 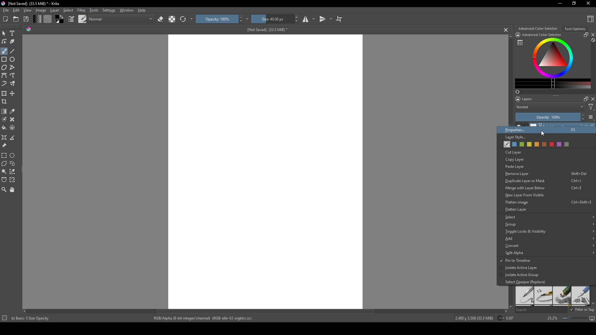 I want to click on Settings, so click(x=109, y=10).